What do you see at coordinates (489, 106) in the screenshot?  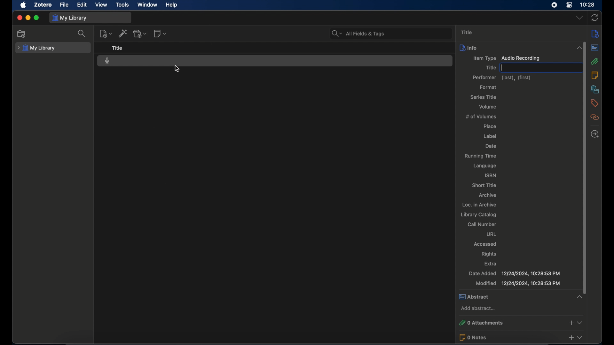 I see `volume` at bounding box center [489, 106].